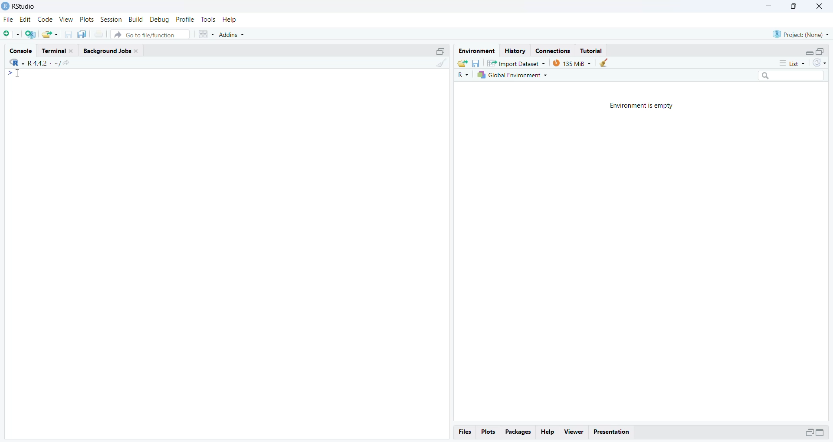  What do you see at coordinates (13, 76) in the screenshot?
I see `Prompt cursor` at bounding box center [13, 76].